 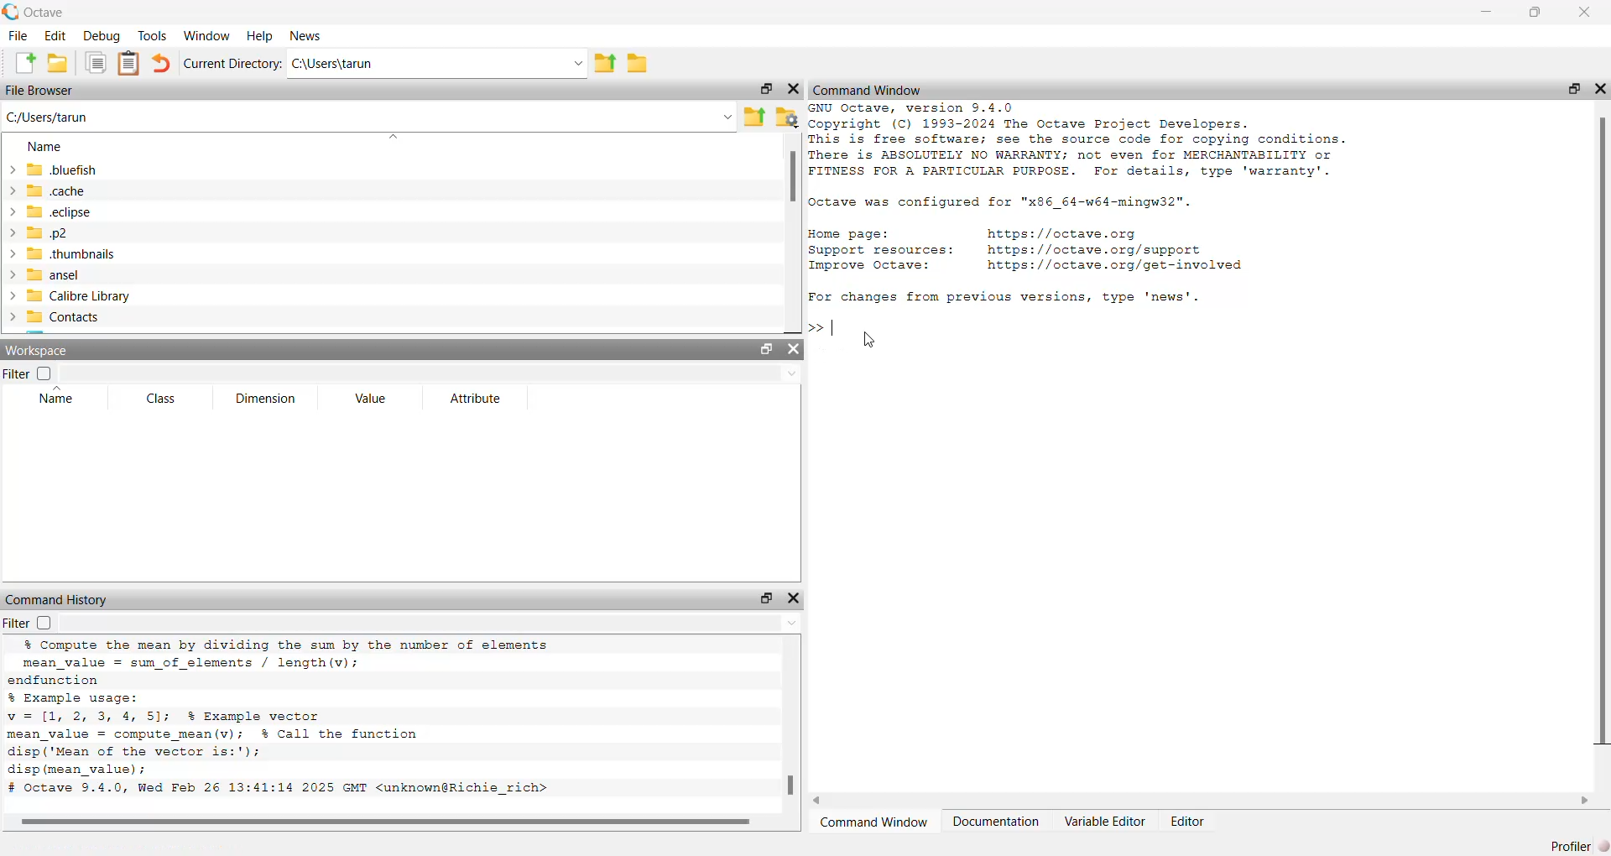 What do you see at coordinates (997, 821) in the screenshot?
I see `Documentation` at bounding box center [997, 821].